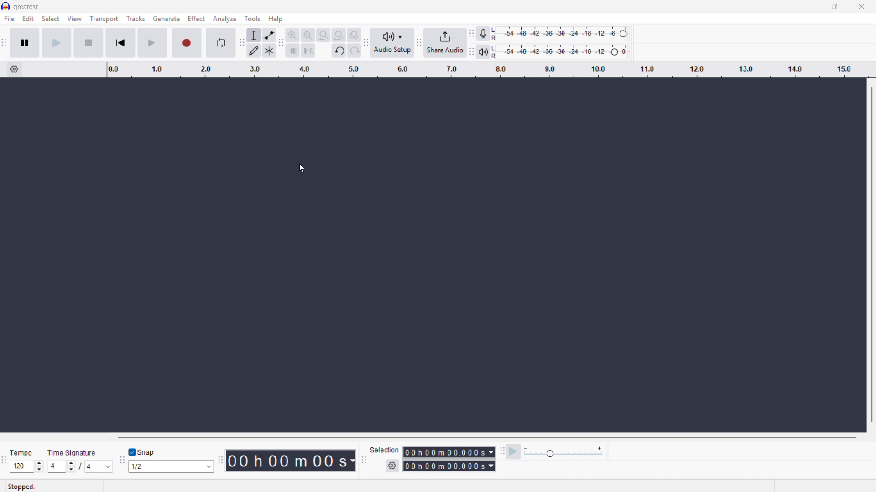  Describe the element at coordinates (51, 18) in the screenshot. I see `Select ` at that location.